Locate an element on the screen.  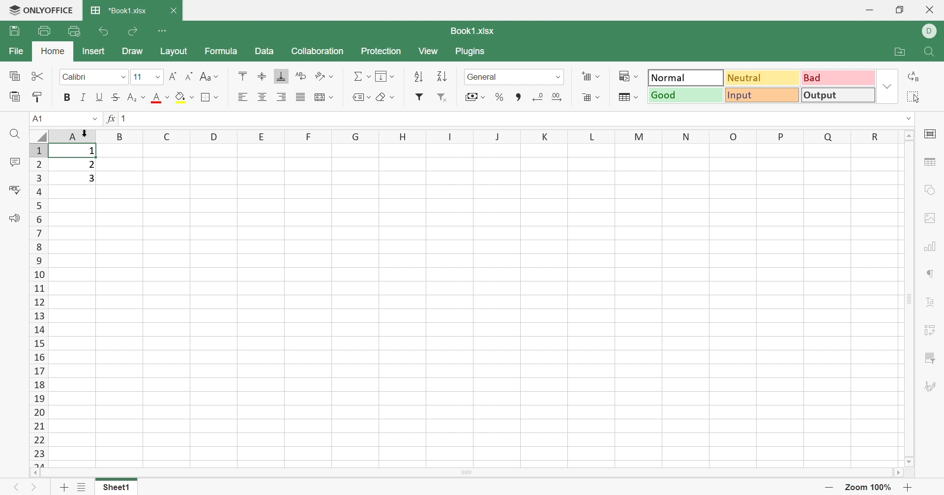
Good is located at coordinates (686, 95).